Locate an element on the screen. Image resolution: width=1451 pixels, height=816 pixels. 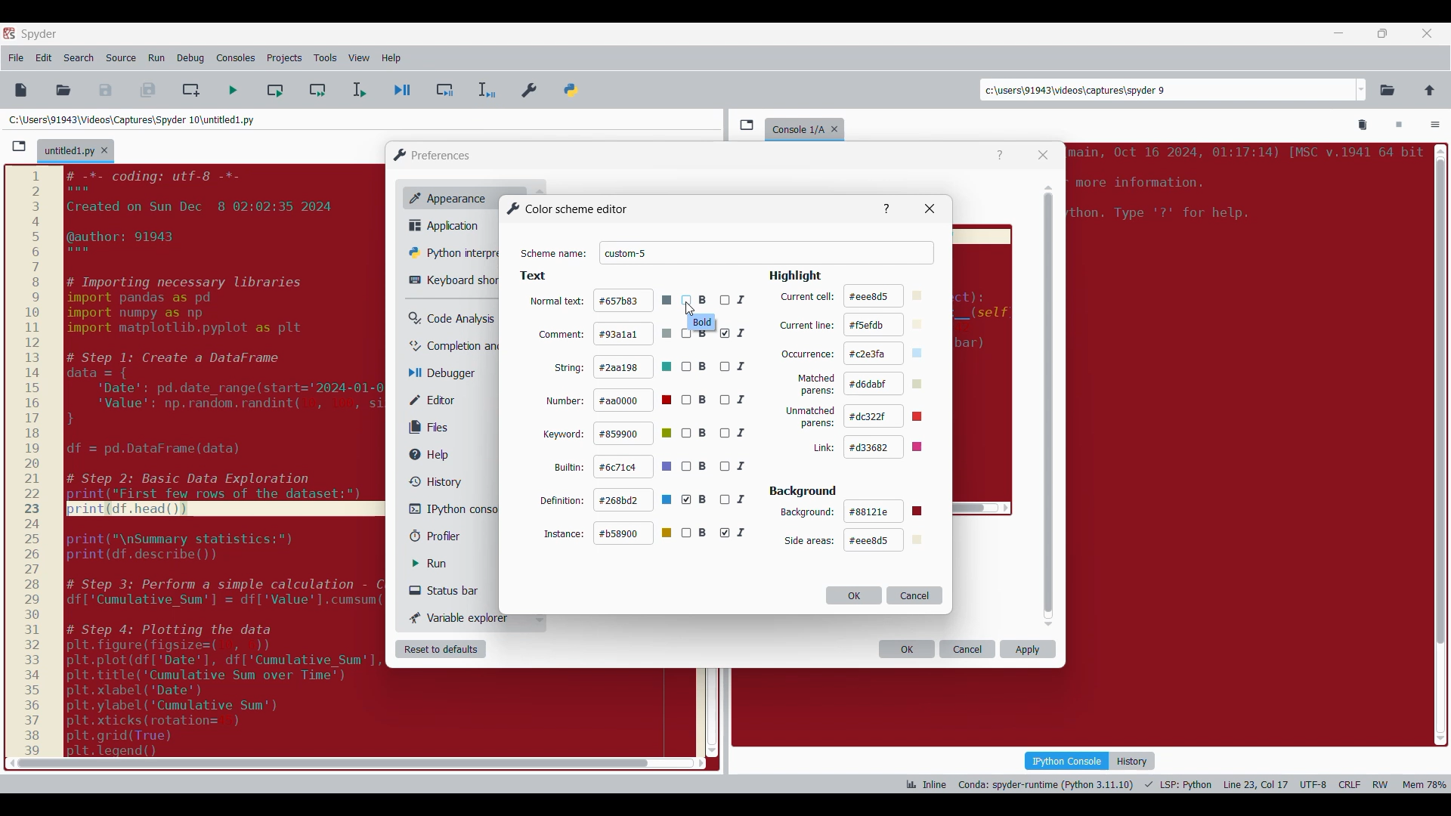
Location options is located at coordinates (1362, 90).